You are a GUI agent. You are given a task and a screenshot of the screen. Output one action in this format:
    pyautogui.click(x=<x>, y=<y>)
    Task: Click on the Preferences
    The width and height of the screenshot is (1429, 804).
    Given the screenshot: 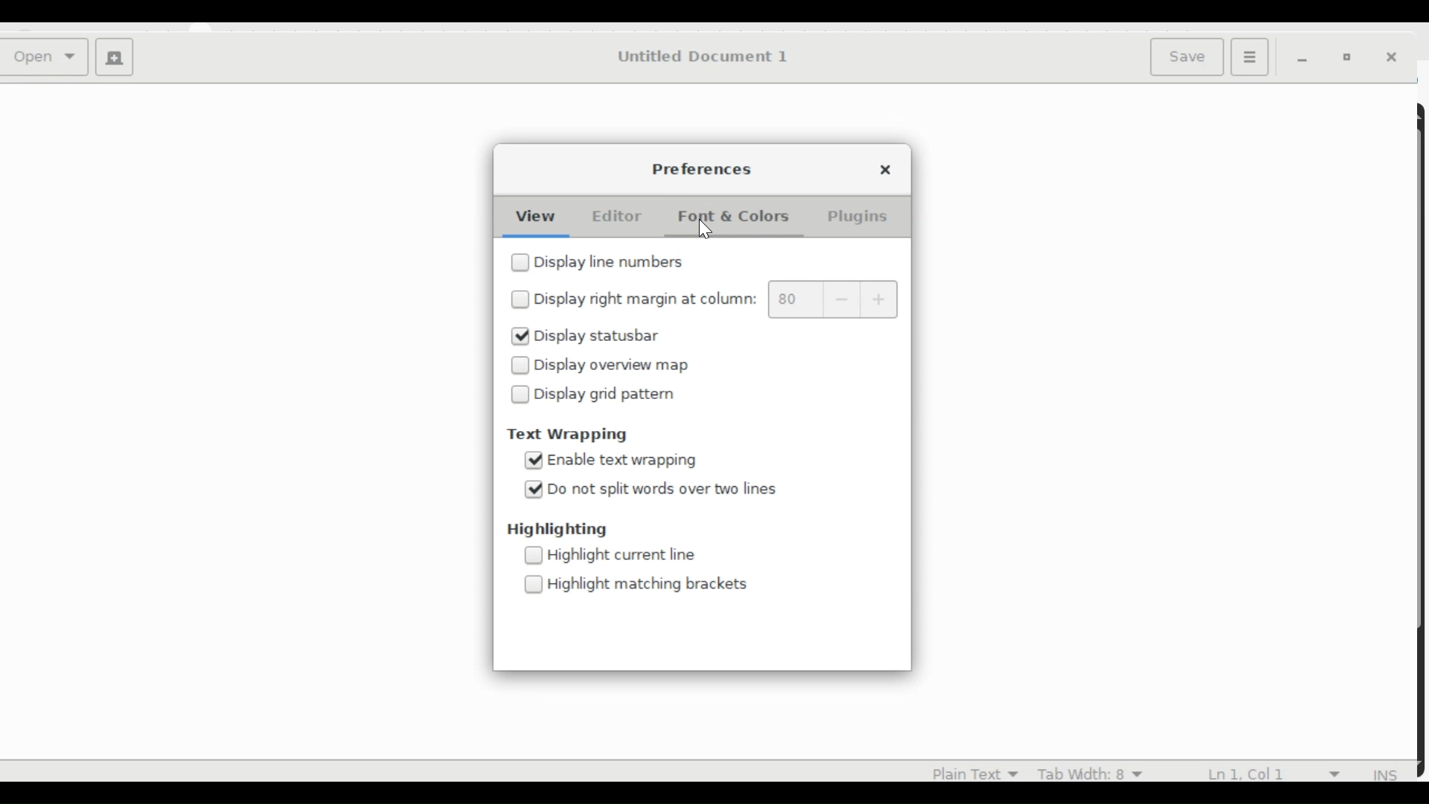 What is the action you would take?
    pyautogui.click(x=700, y=168)
    